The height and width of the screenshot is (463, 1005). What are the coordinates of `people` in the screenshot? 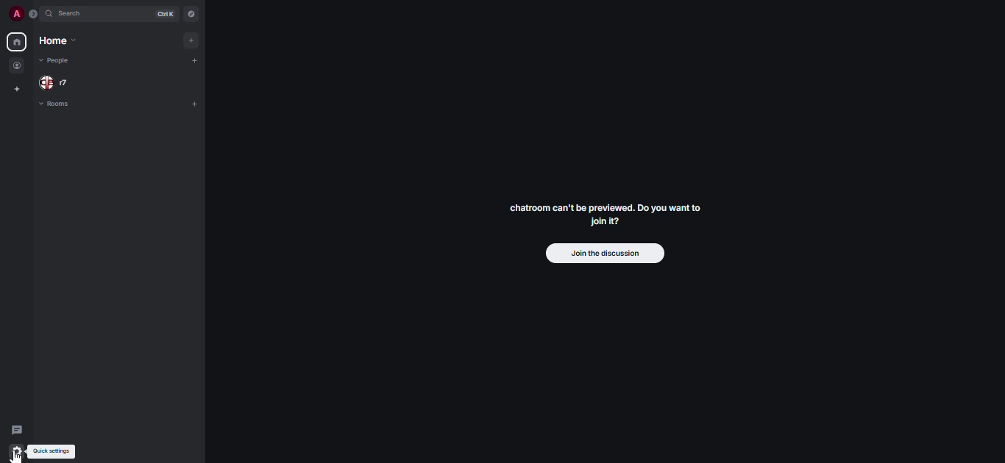 It's located at (61, 62).